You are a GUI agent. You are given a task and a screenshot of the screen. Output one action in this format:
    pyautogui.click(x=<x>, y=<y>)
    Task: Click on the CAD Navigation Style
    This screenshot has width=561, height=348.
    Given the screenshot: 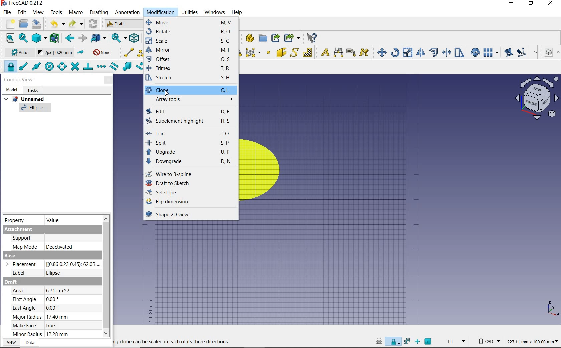 What is the action you would take?
    pyautogui.click(x=487, y=342)
    